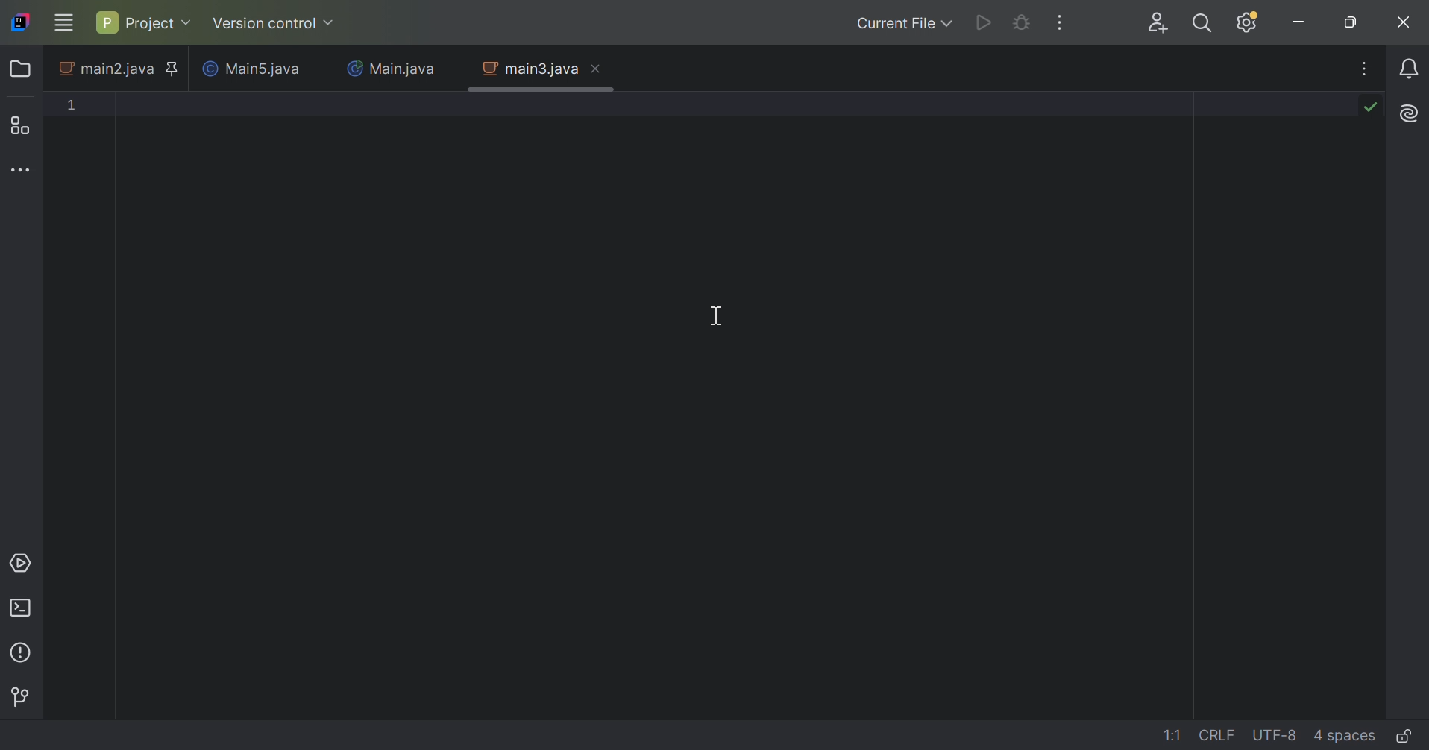 The width and height of the screenshot is (1429, 750). What do you see at coordinates (271, 25) in the screenshot?
I see `Version control` at bounding box center [271, 25].